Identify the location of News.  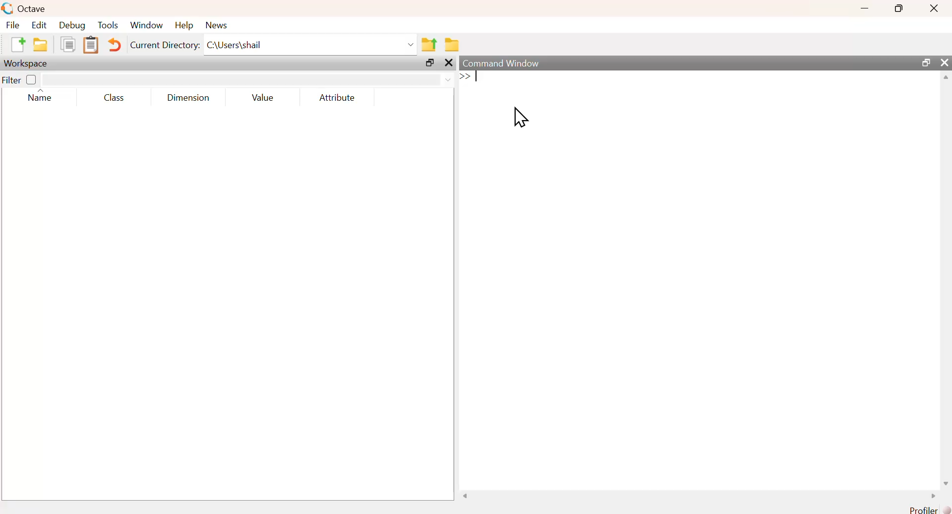
(217, 25).